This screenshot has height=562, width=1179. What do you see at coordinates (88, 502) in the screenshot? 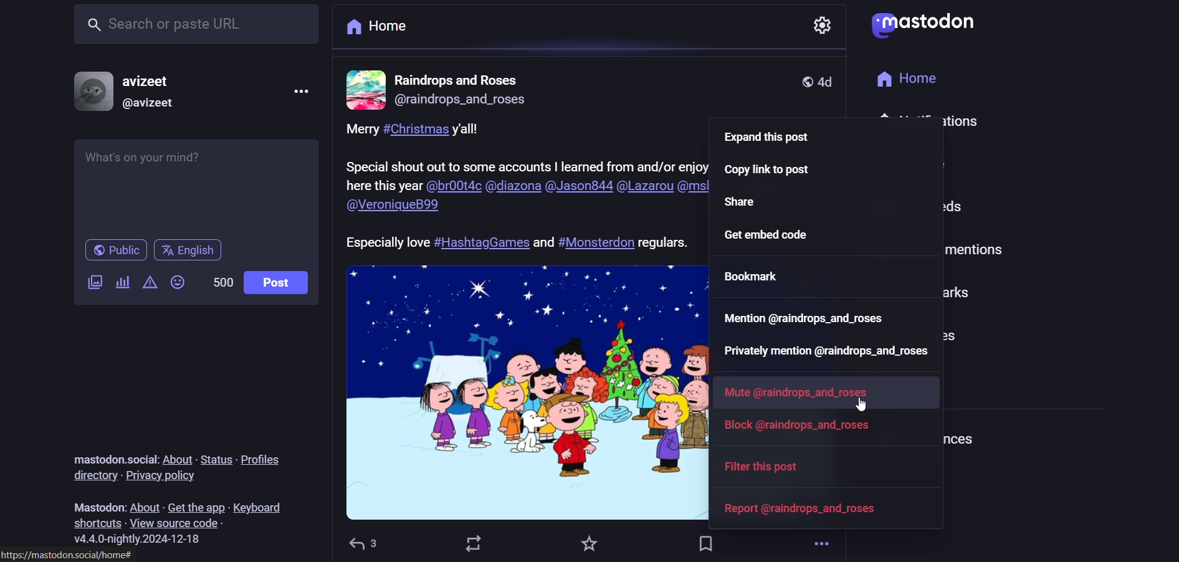
I see `text` at bounding box center [88, 502].